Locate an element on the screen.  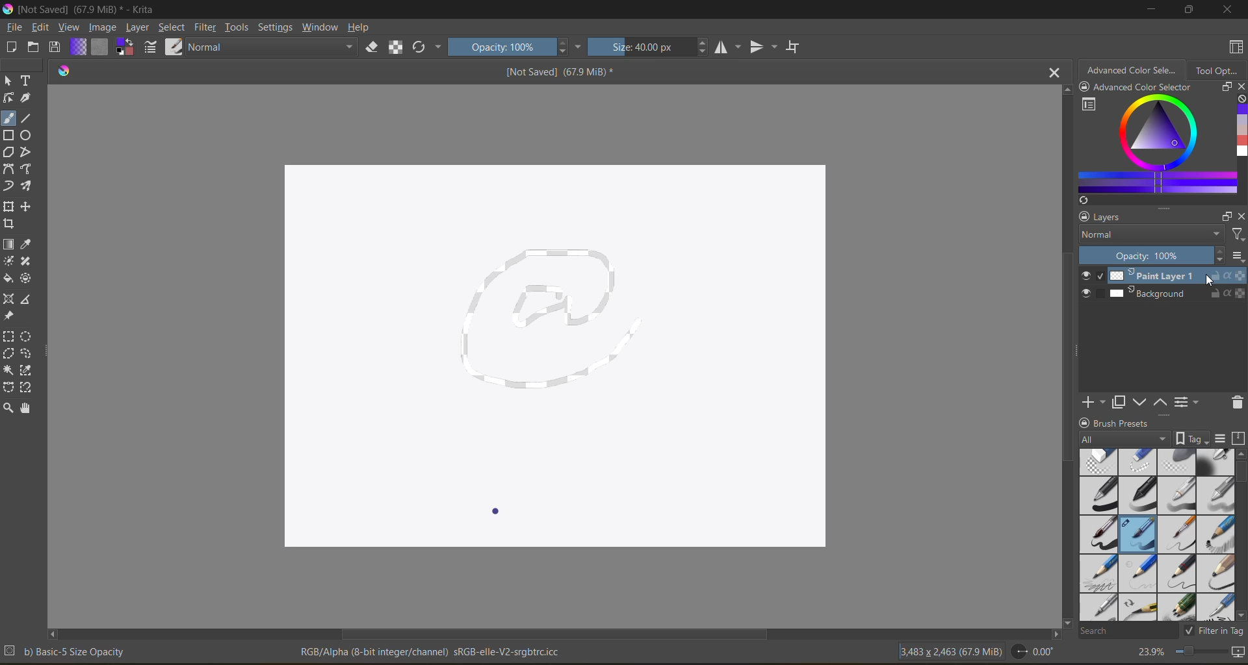
flip horizontally is located at coordinates (727, 46).